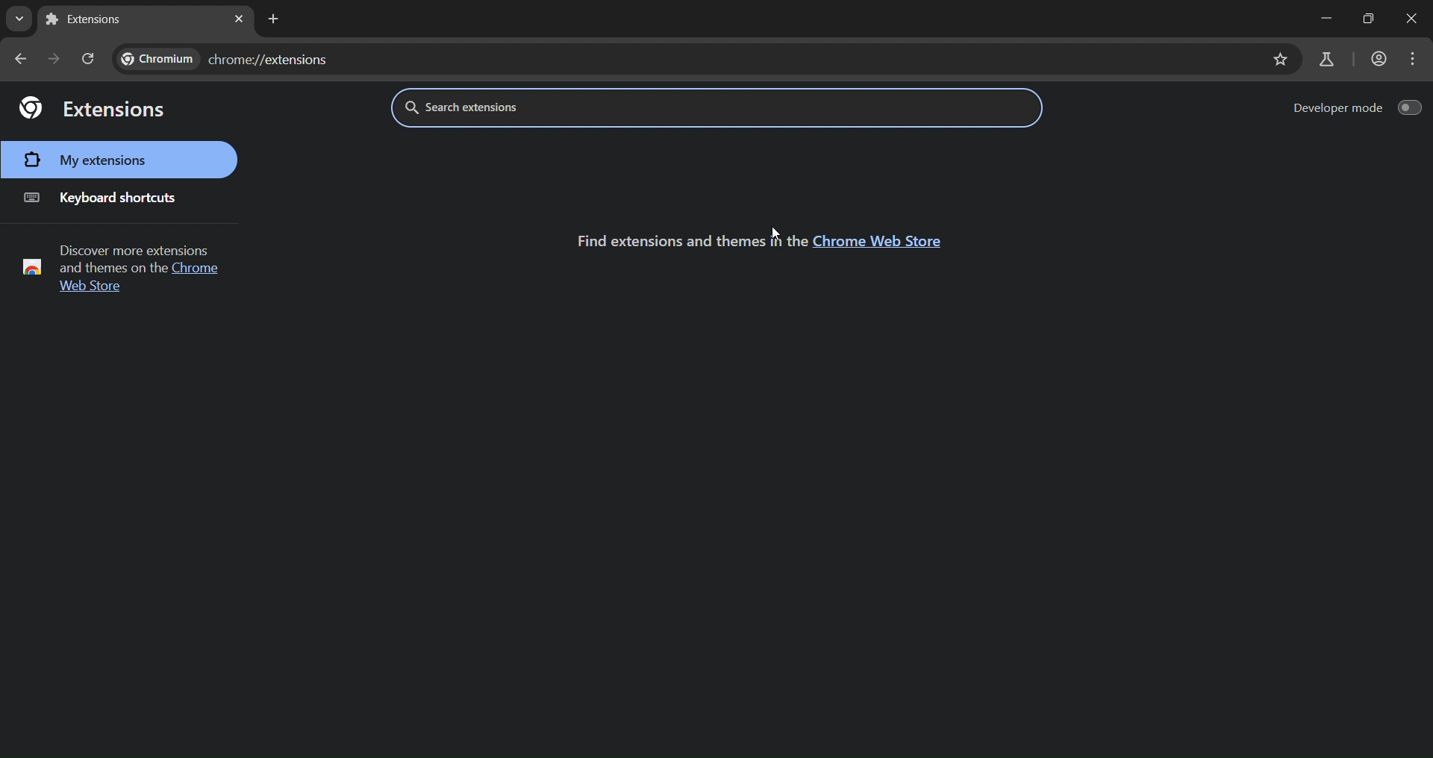 Image resolution: width=1433 pixels, height=758 pixels. What do you see at coordinates (118, 267) in the screenshot?
I see `text` at bounding box center [118, 267].